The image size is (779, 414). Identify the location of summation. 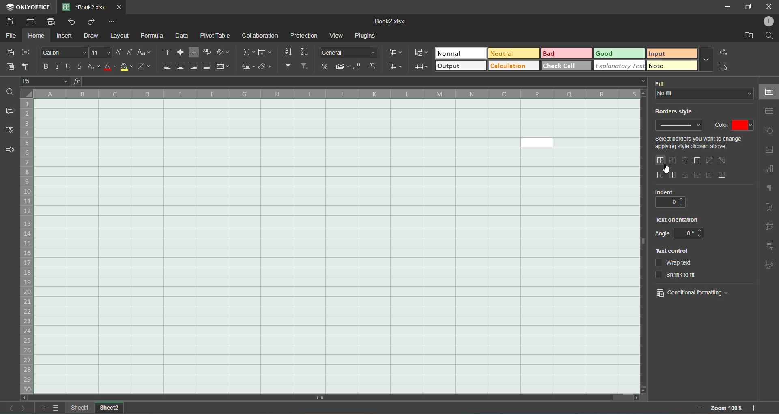
(251, 53).